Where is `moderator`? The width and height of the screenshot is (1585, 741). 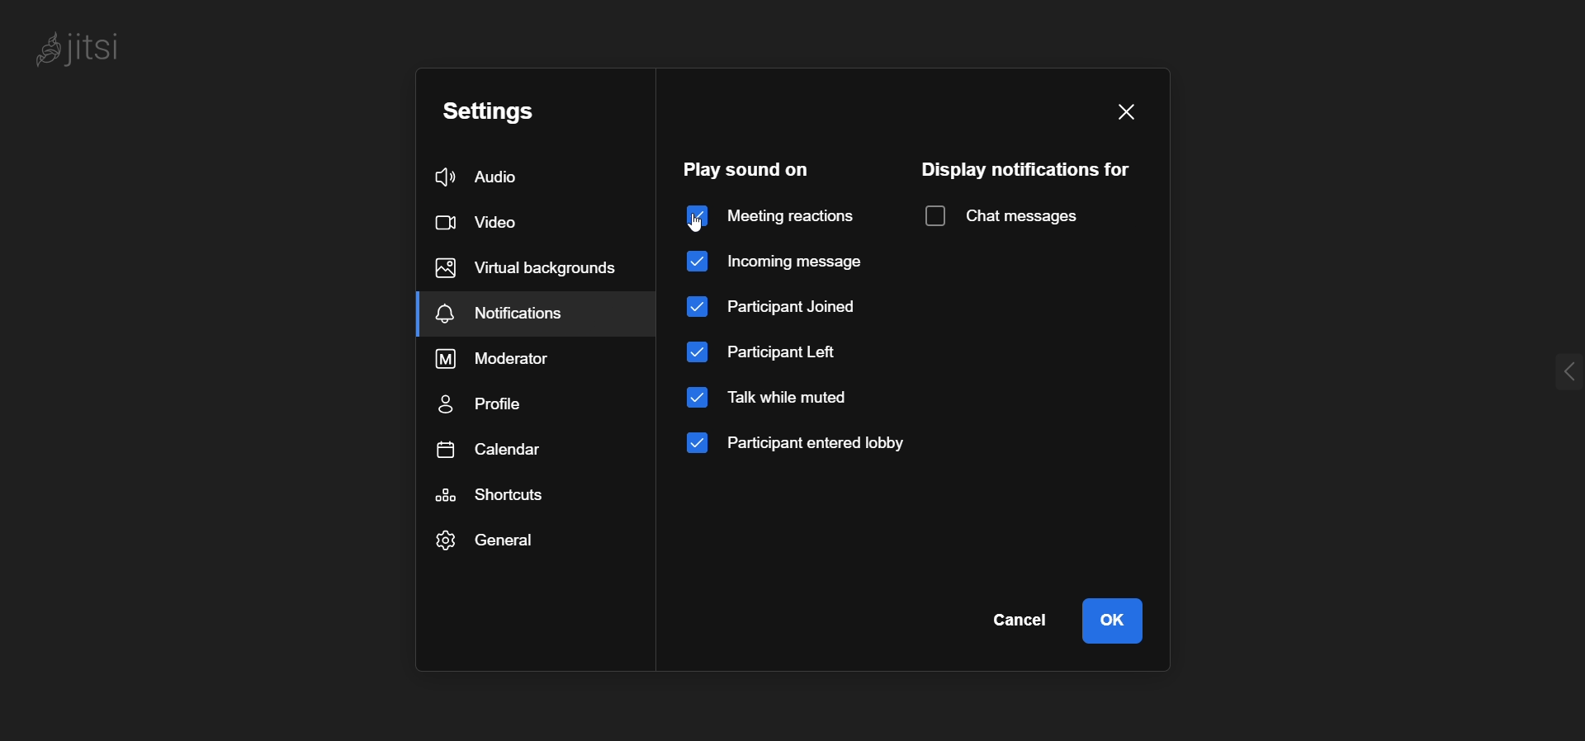 moderator is located at coordinates (494, 359).